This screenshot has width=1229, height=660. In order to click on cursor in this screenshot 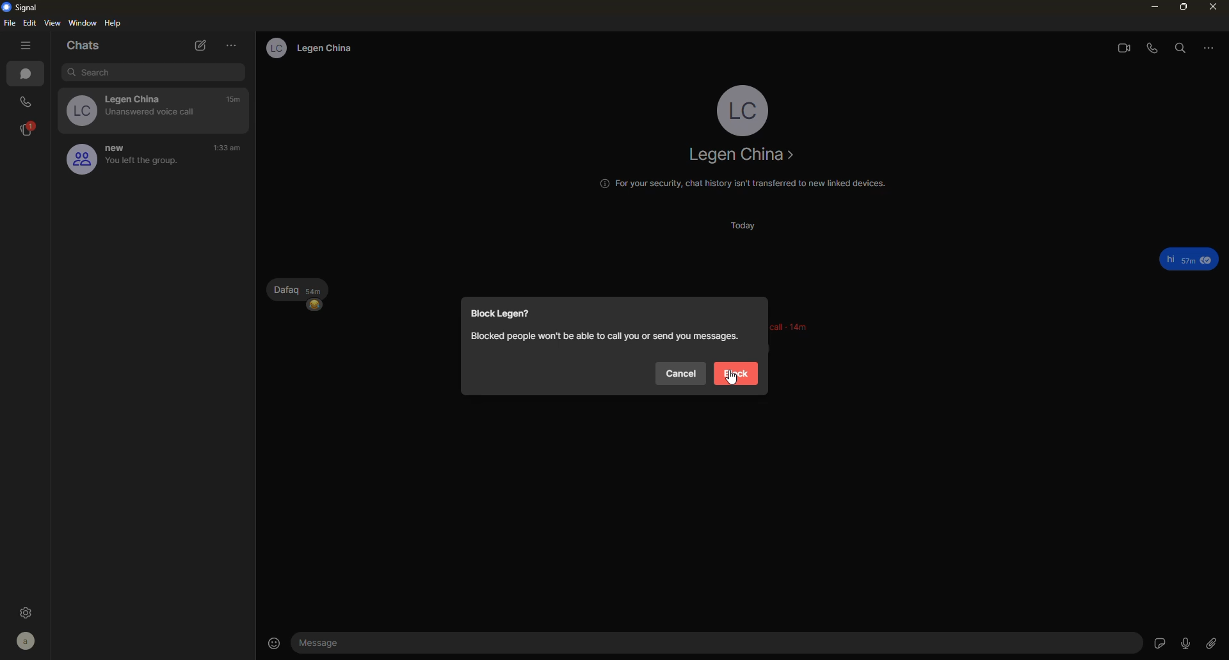, I will do `click(733, 378)`.